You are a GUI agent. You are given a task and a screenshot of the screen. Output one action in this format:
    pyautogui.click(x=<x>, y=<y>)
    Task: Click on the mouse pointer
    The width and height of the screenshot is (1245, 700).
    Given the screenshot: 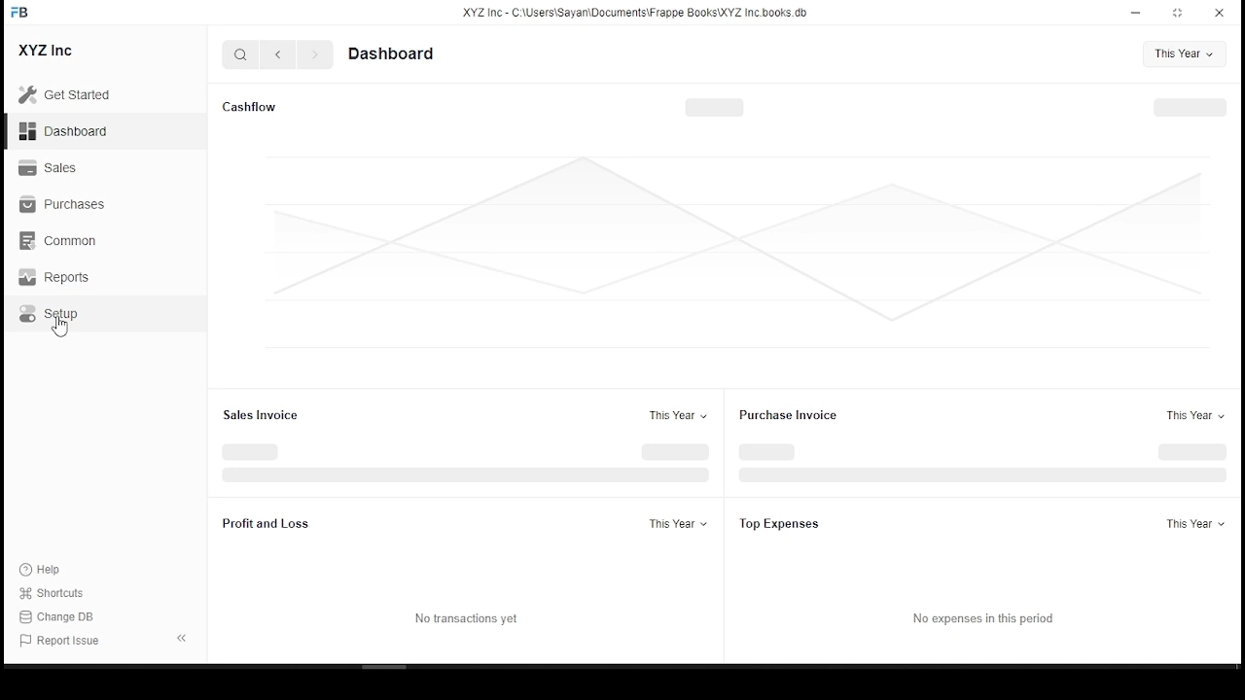 What is the action you would take?
    pyautogui.click(x=61, y=332)
    